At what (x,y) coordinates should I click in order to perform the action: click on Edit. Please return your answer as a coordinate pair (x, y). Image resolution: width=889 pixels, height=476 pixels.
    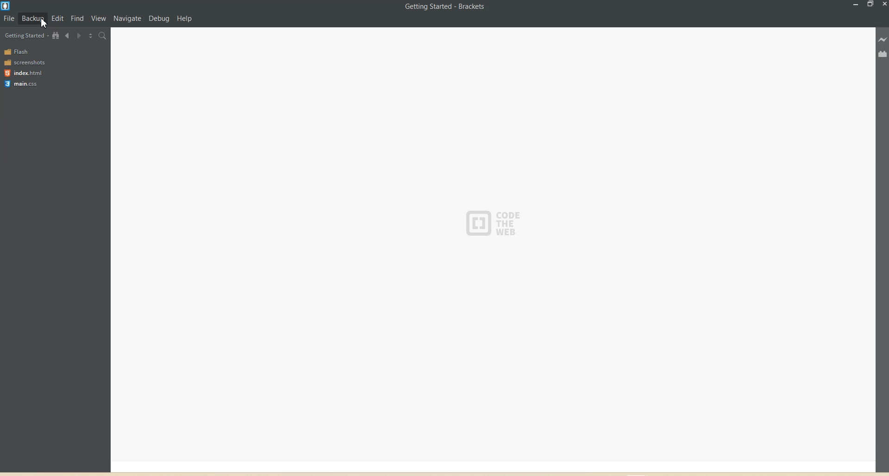
    Looking at the image, I should click on (60, 16).